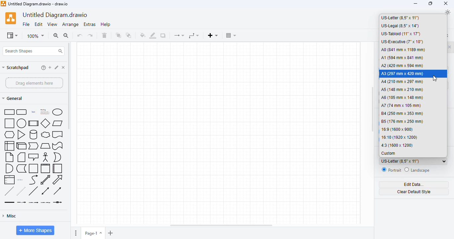 The width and height of the screenshot is (454, 239). Describe the element at coordinates (402, 113) in the screenshot. I see `B4` at that location.